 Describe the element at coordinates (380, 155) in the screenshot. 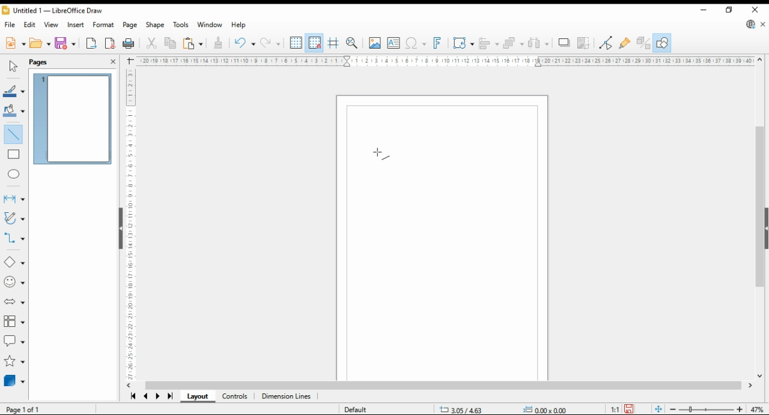

I see `mouse pointer` at that location.